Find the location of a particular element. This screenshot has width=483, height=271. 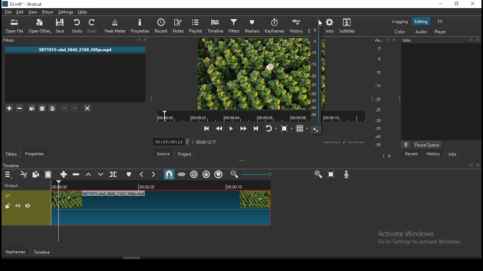

filters is located at coordinates (234, 26).